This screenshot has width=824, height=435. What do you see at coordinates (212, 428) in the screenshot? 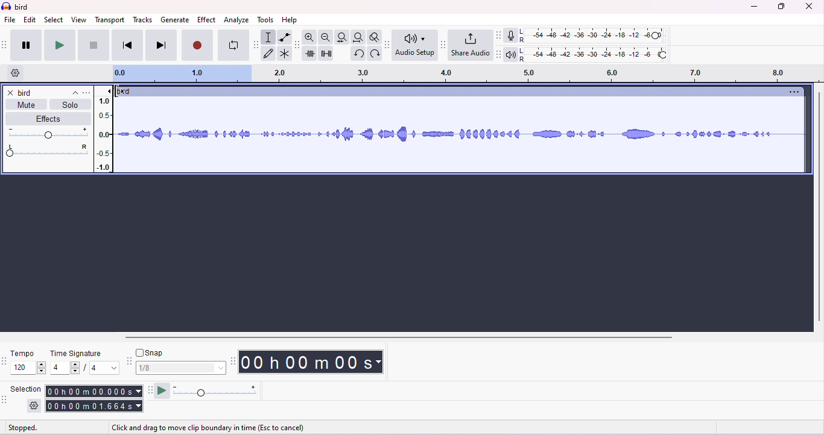
I see `click and drag to move clip boundary in time (Esc to cancel)` at bounding box center [212, 428].